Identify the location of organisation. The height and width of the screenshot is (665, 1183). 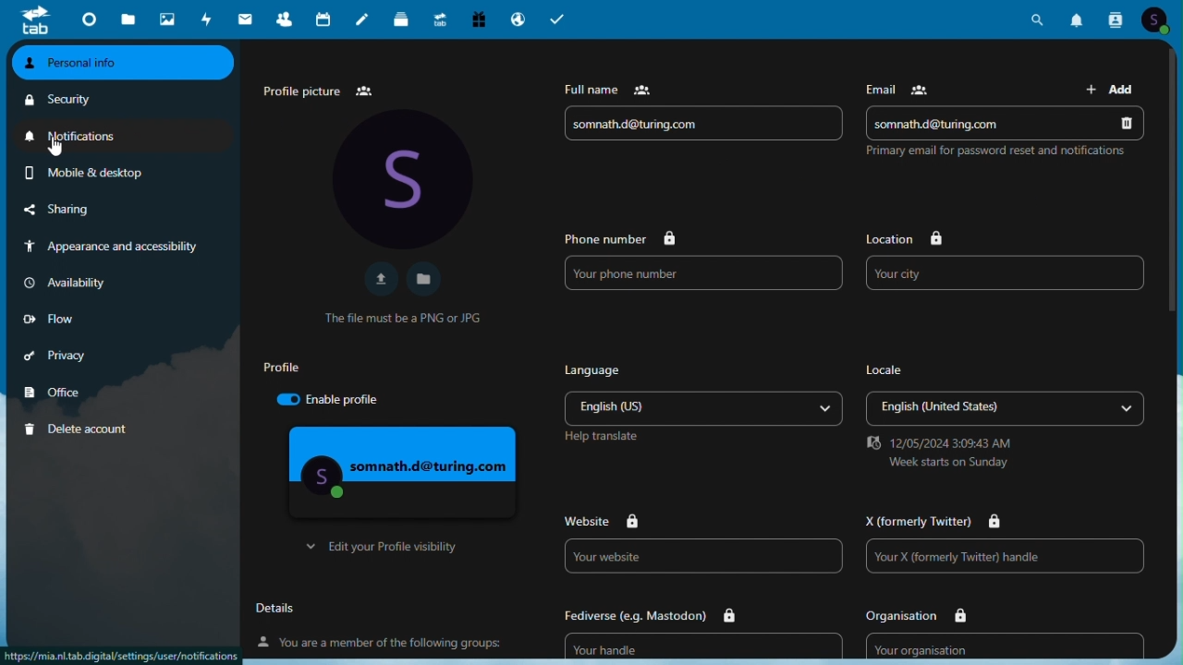
(1006, 616).